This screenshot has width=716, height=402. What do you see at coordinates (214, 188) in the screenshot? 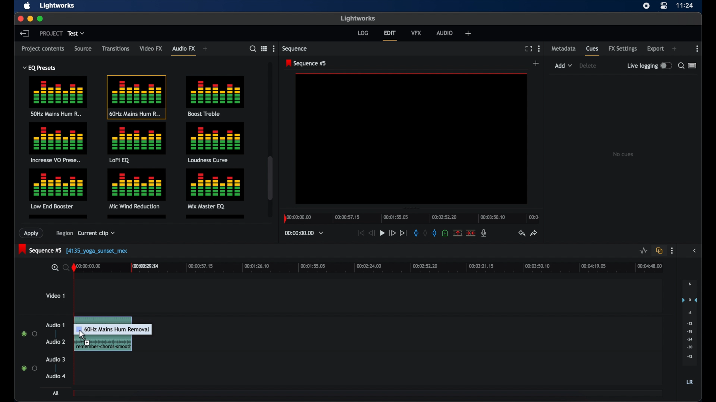
I see `mix master eq` at bounding box center [214, 188].